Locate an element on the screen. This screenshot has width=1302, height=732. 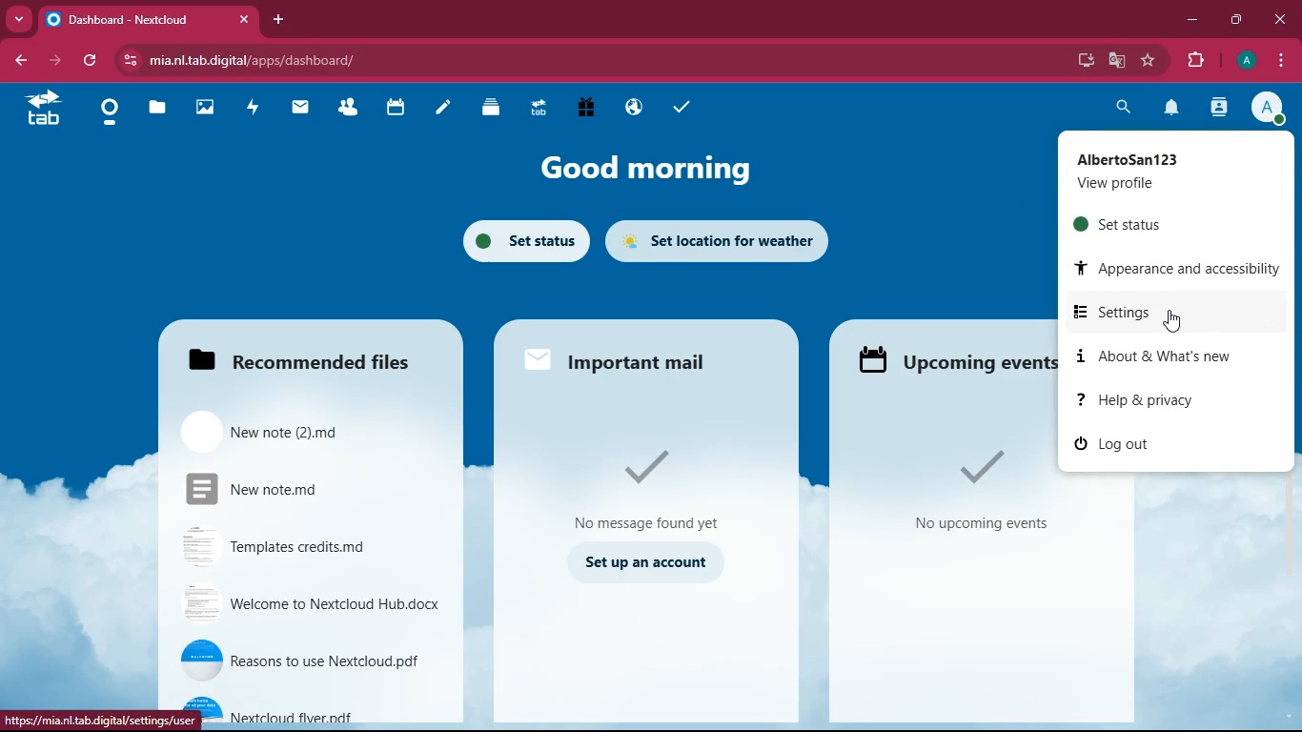
Upcoming events is located at coordinates (955, 359).